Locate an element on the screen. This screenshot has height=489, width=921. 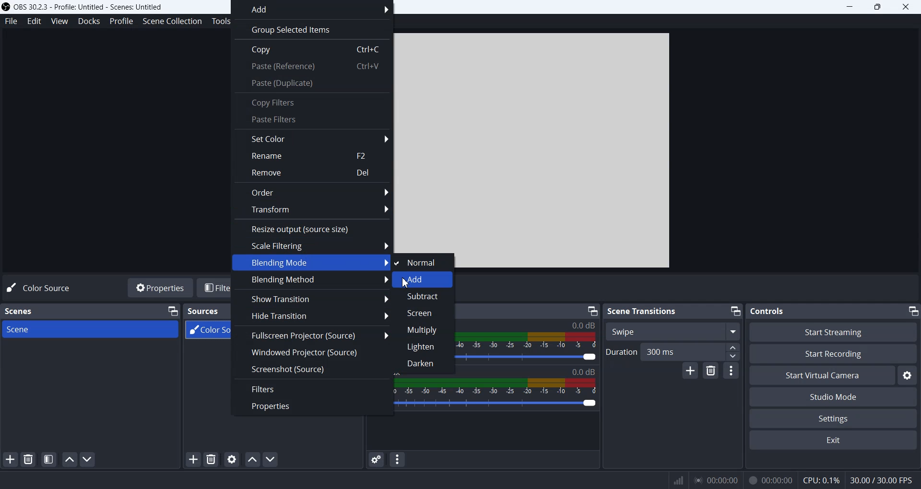
Copy is located at coordinates (312, 48).